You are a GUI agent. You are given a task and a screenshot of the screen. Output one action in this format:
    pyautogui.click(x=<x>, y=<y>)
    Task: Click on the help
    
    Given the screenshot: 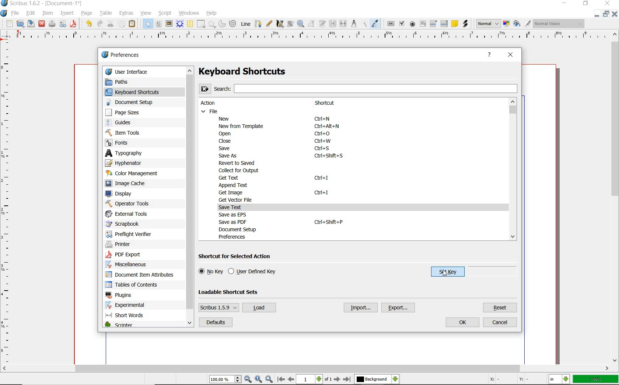 What is the action you would take?
    pyautogui.click(x=489, y=55)
    